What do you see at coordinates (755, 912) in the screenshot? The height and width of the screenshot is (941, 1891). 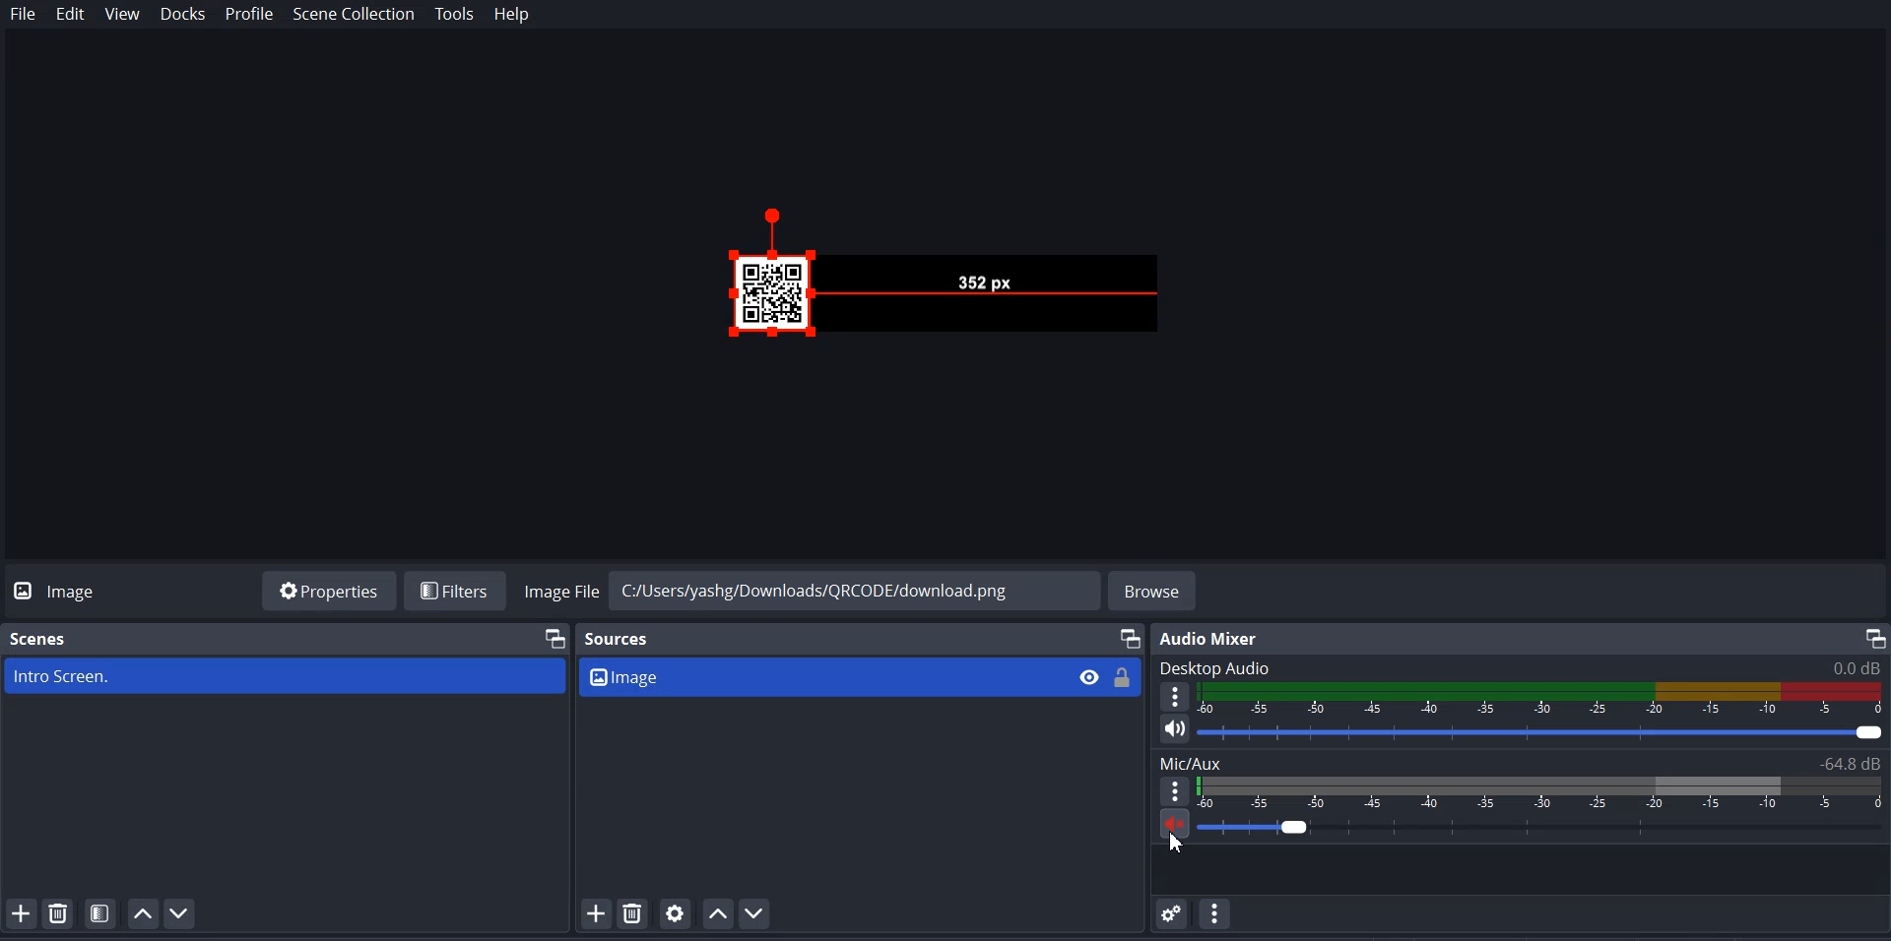 I see `Move Source Down` at bounding box center [755, 912].